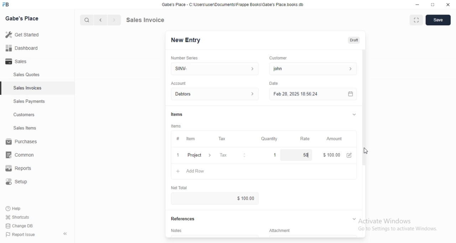  Describe the element at coordinates (20, 208) in the screenshot. I see `Help` at that location.